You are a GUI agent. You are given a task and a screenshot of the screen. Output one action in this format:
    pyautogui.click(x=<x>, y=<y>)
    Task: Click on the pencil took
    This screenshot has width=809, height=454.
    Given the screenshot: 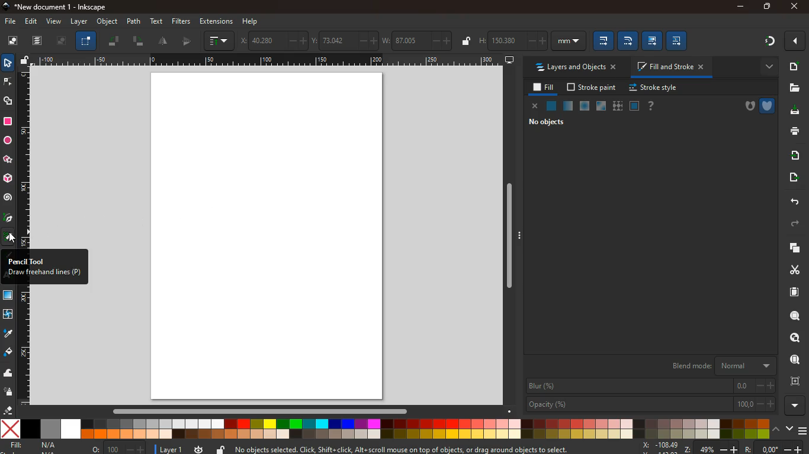 What is the action you would take?
    pyautogui.click(x=9, y=236)
    